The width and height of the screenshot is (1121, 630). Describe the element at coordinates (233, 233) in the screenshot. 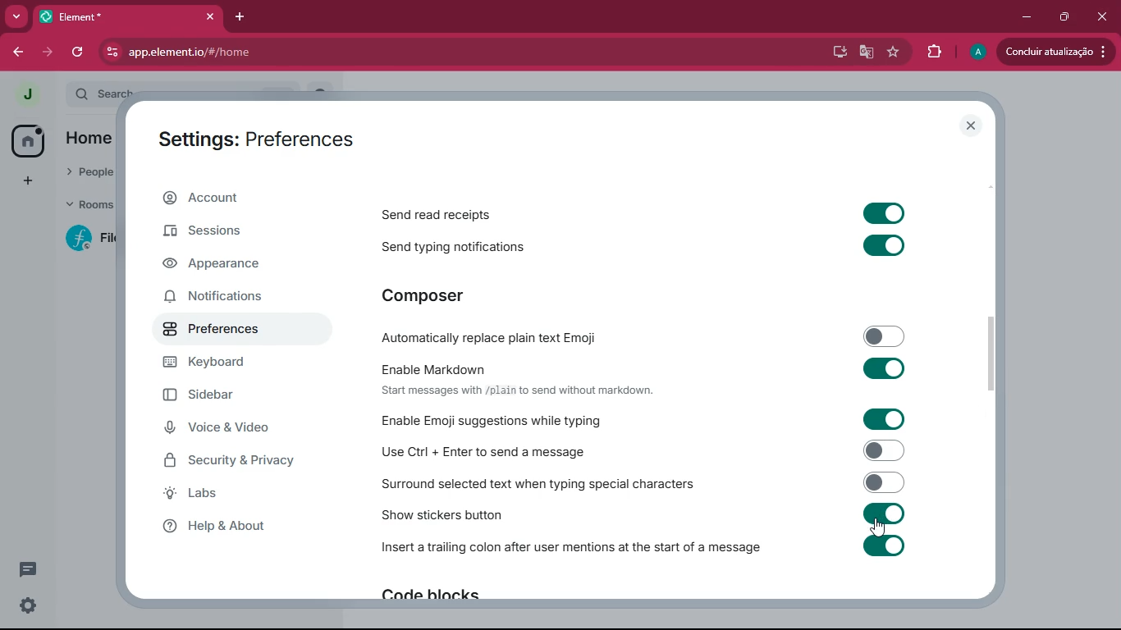

I see `sessions` at that location.